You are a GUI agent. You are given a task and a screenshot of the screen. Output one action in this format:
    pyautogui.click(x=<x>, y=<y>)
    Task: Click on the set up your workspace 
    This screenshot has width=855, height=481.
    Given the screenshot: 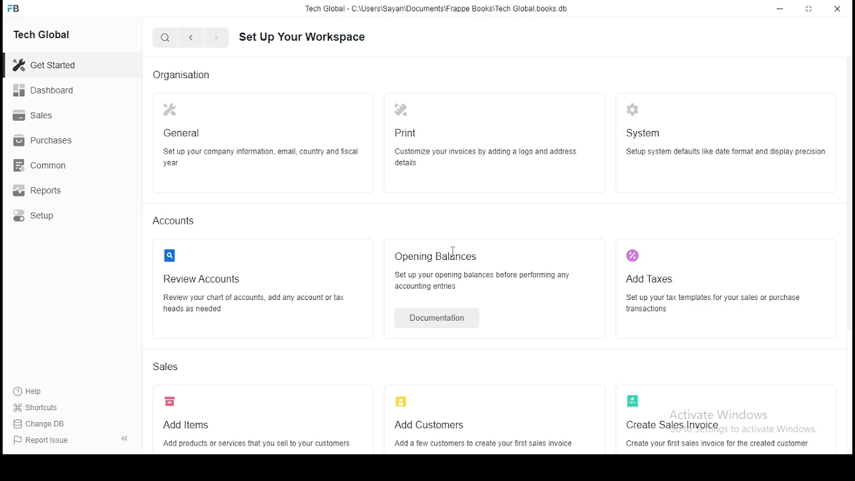 What is the action you would take?
    pyautogui.click(x=314, y=37)
    